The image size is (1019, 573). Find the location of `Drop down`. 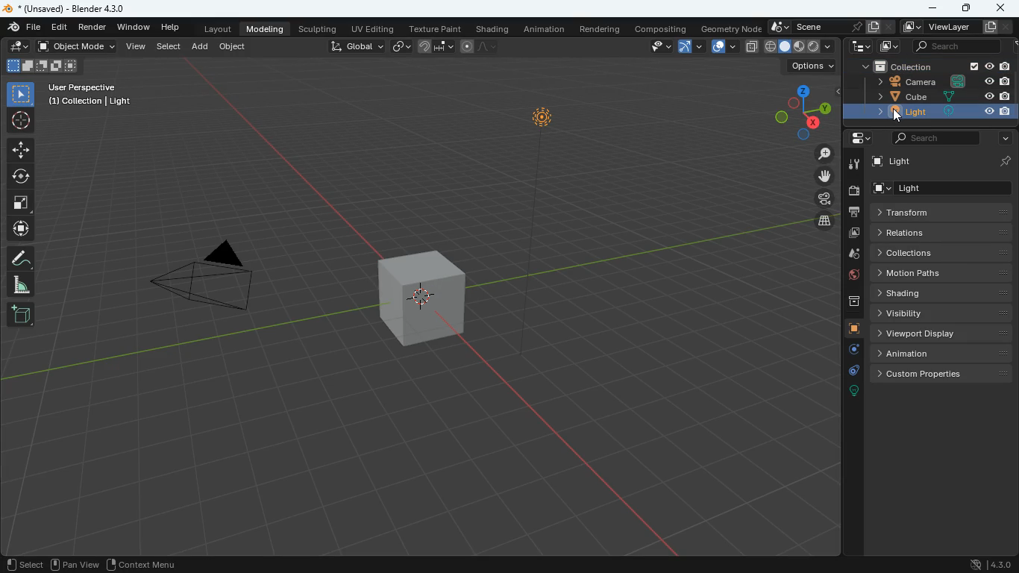

Drop down is located at coordinates (829, 46).